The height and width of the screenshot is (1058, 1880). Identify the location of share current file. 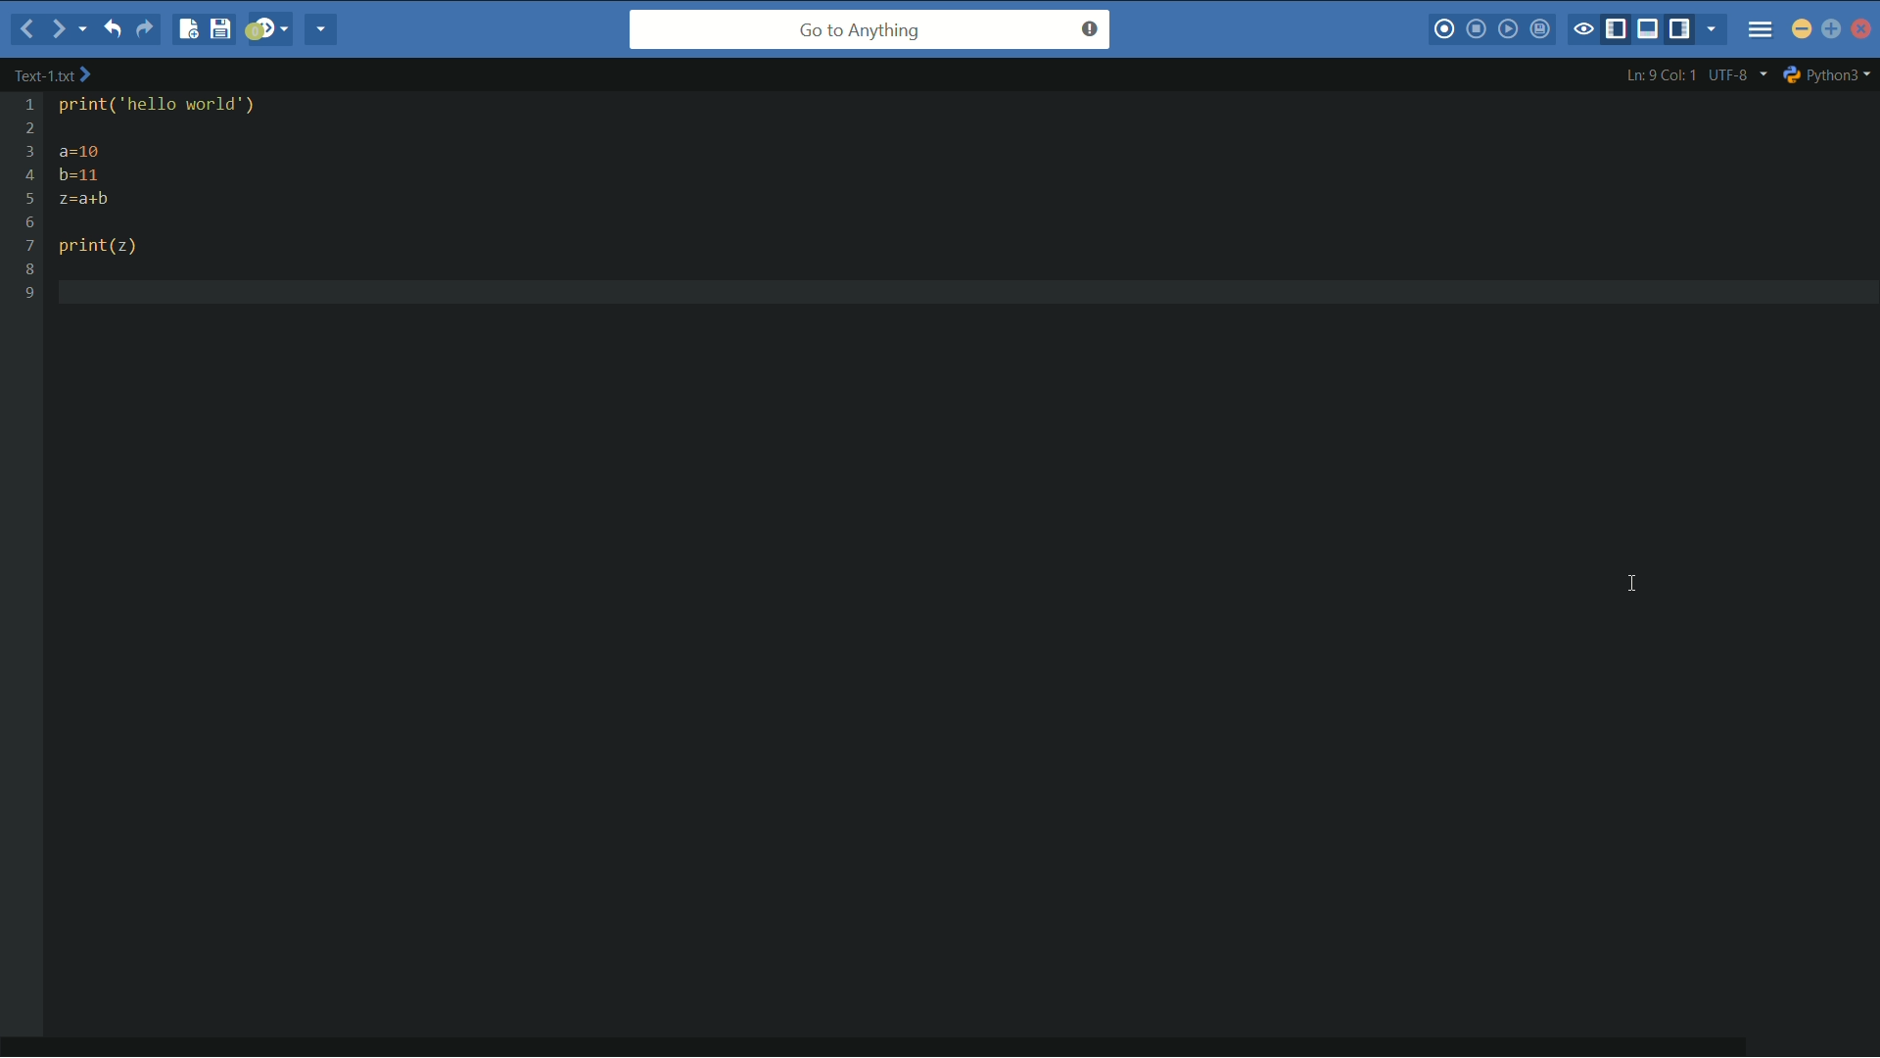
(324, 31).